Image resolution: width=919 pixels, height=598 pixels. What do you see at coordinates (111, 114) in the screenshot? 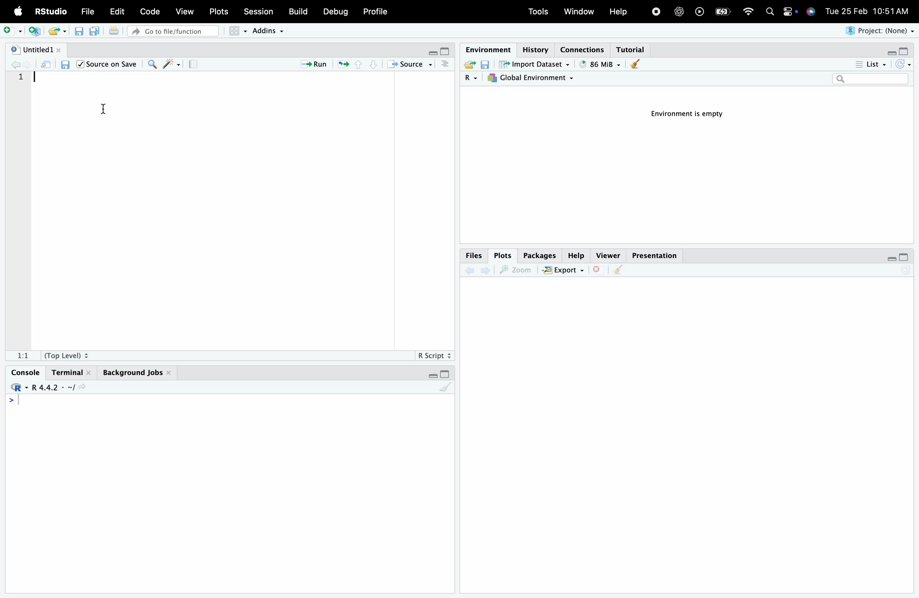
I see `cursor` at bounding box center [111, 114].